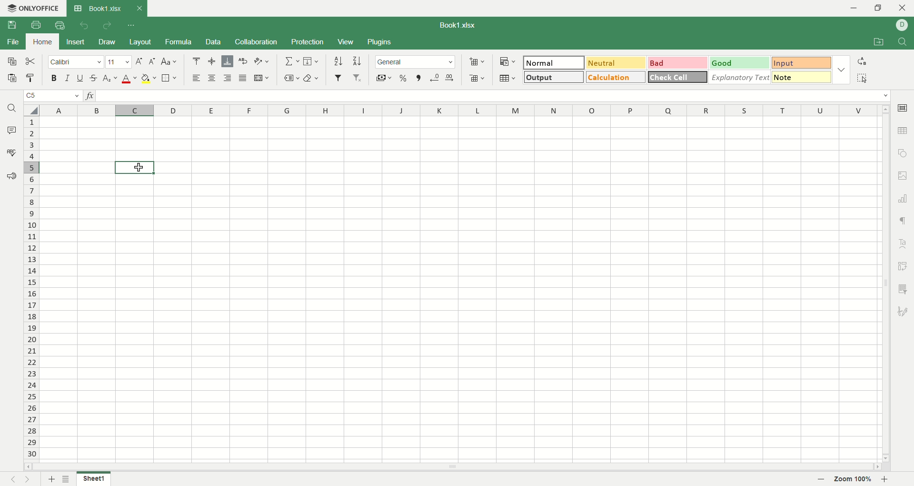  What do you see at coordinates (12, 43) in the screenshot?
I see `file` at bounding box center [12, 43].